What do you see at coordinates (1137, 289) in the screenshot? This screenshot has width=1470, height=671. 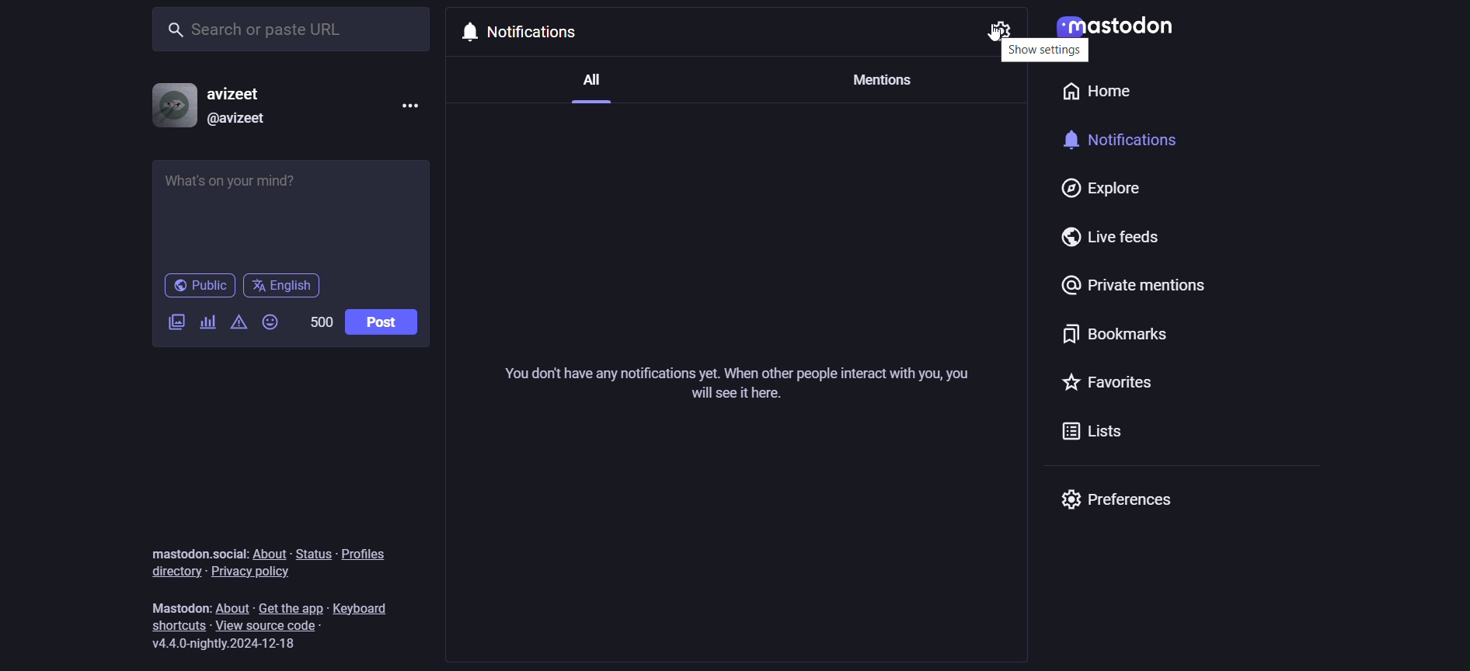 I see `private mentions` at bounding box center [1137, 289].